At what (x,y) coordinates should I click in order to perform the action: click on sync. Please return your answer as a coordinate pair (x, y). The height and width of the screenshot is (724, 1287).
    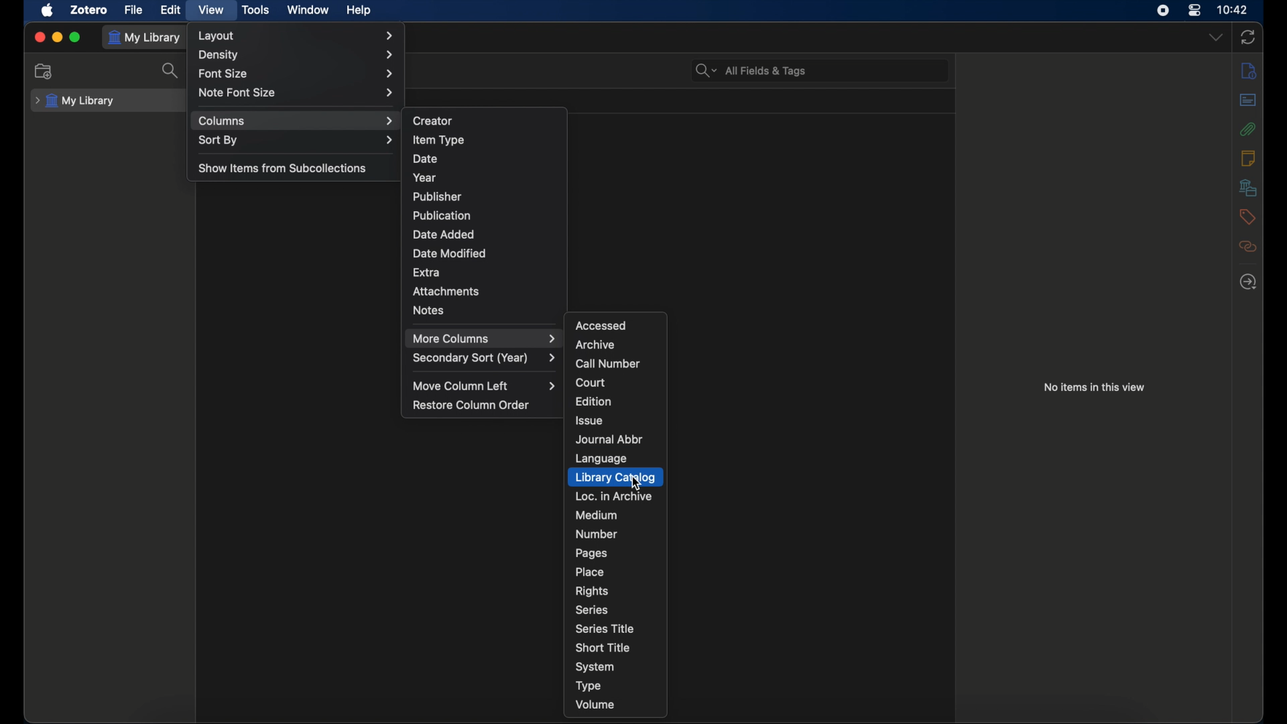
    Looking at the image, I should click on (1248, 37).